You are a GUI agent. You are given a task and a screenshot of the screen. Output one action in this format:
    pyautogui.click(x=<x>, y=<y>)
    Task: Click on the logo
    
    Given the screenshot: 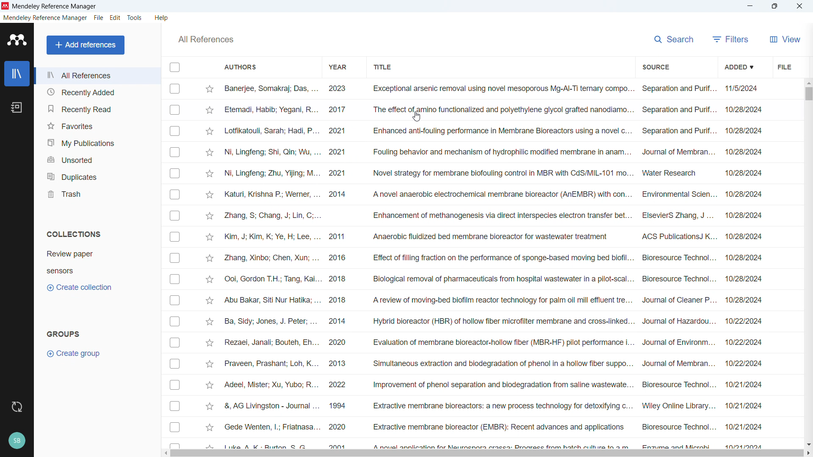 What is the action you would take?
    pyautogui.click(x=17, y=41)
    